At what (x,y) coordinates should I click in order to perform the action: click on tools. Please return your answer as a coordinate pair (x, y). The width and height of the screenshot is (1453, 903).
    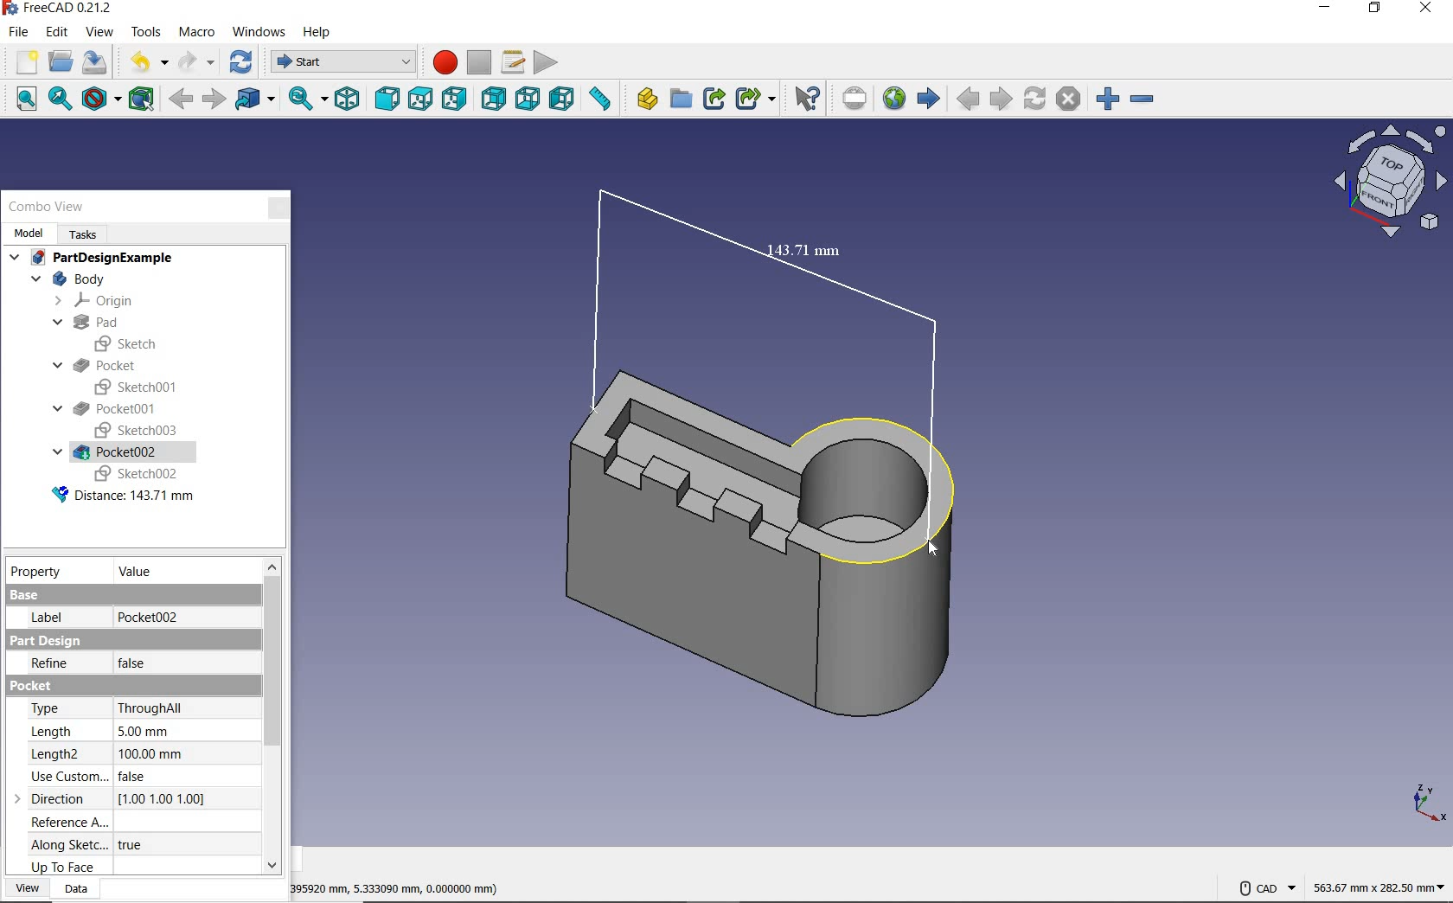
    Looking at the image, I should click on (143, 32).